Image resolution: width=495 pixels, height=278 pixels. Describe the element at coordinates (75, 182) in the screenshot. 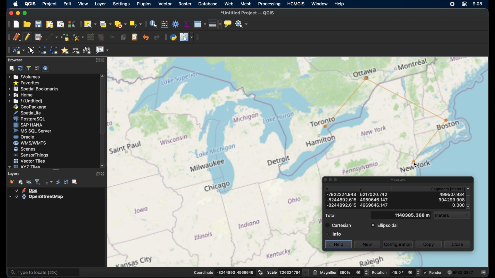

I see `remove. layer group` at that location.